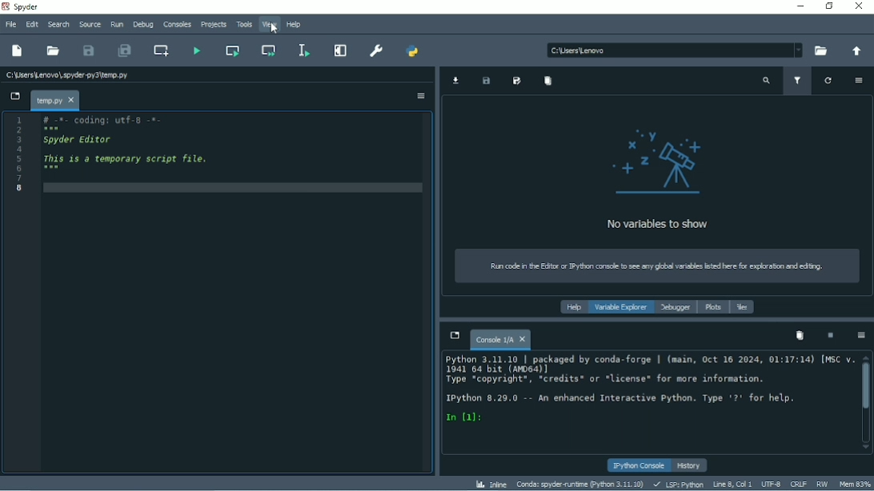 The width and height of the screenshot is (874, 491). What do you see at coordinates (855, 485) in the screenshot?
I see `Mem` at bounding box center [855, 485].